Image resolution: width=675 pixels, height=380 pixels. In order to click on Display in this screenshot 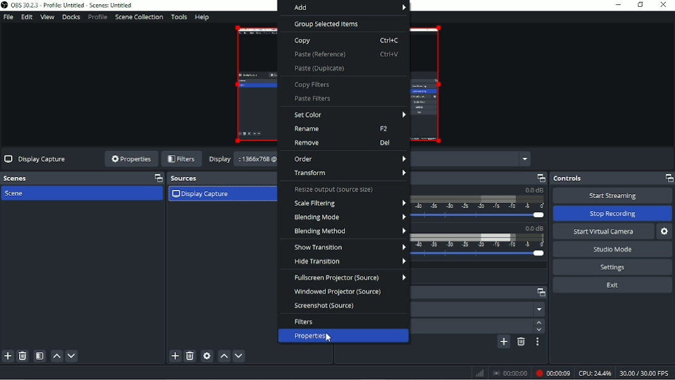, I will do `click(220, 158)`.